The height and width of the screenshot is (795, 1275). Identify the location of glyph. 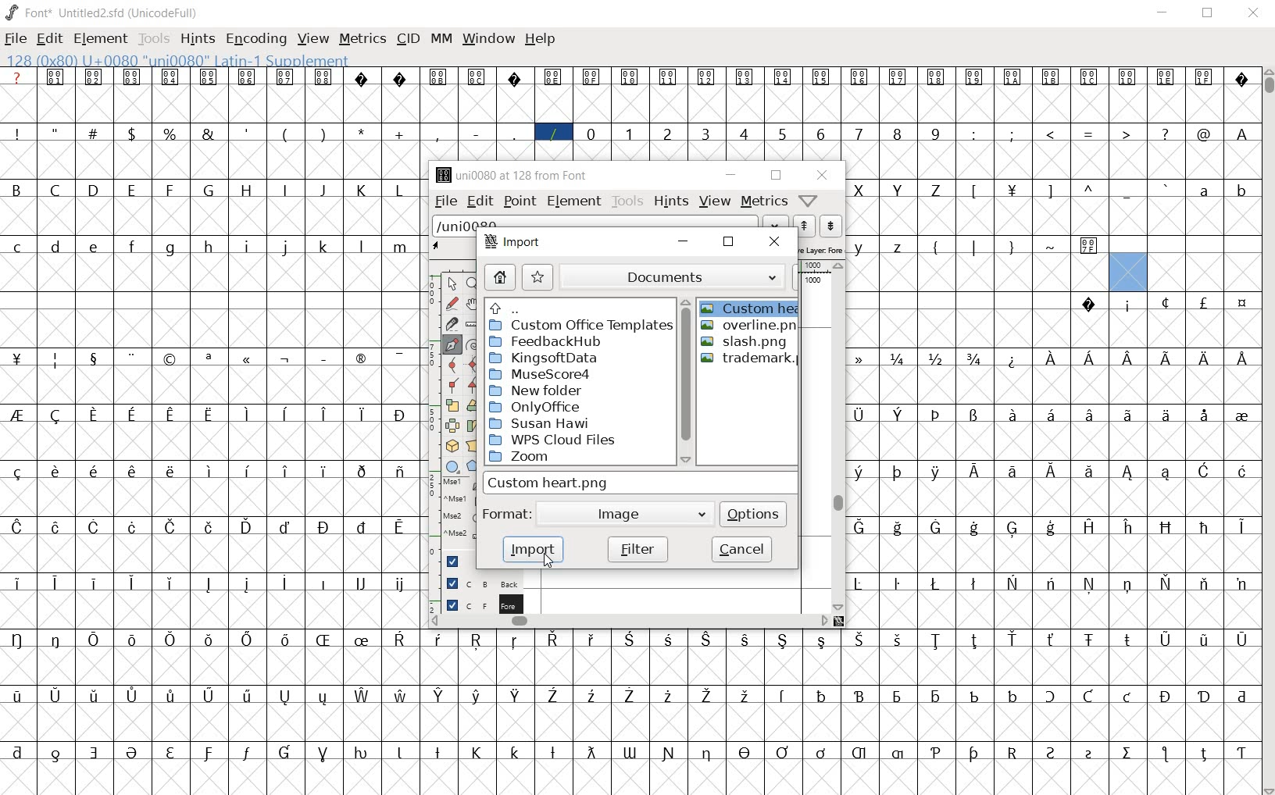
(133, 640).